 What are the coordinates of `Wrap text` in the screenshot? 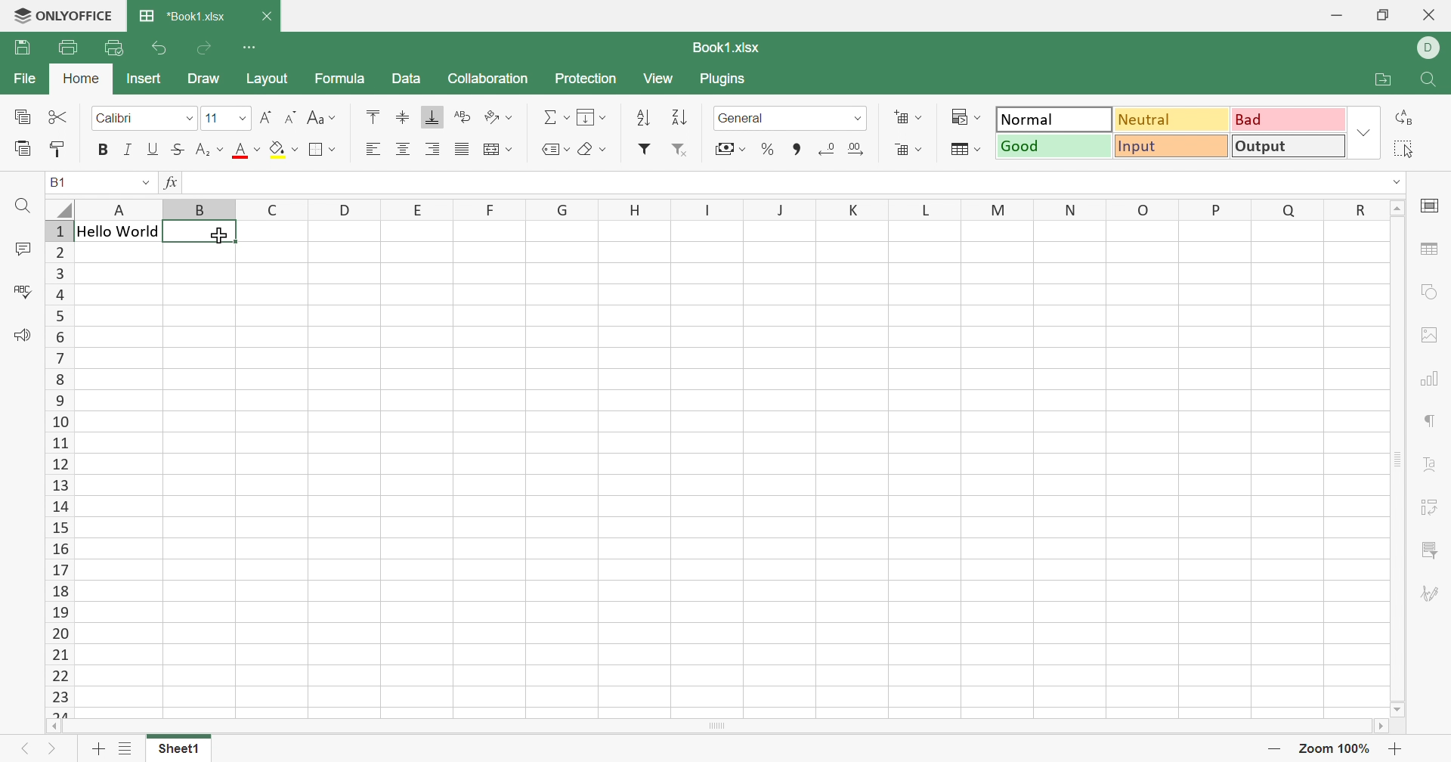 It's located at (461, 118).